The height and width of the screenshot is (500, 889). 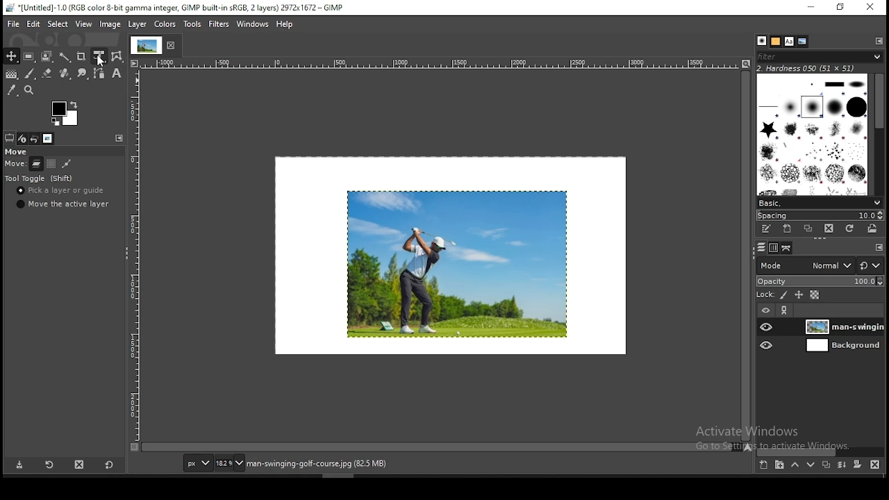 What do you see at coordinates (819, 215) in the screenshot?
I see `spacing` at bounding box center [819, 215].